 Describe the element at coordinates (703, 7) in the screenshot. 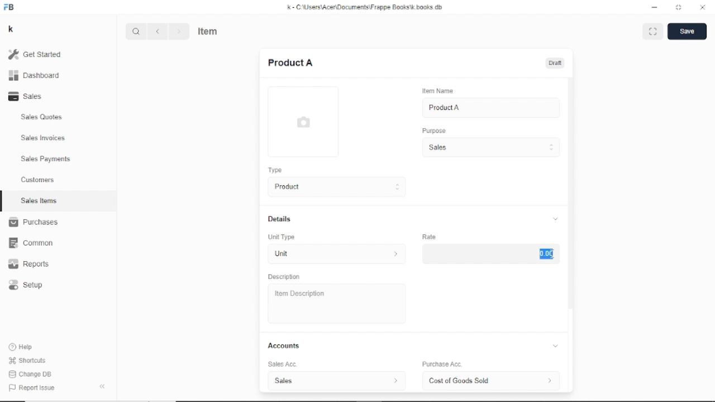

I see `Close` at that location.